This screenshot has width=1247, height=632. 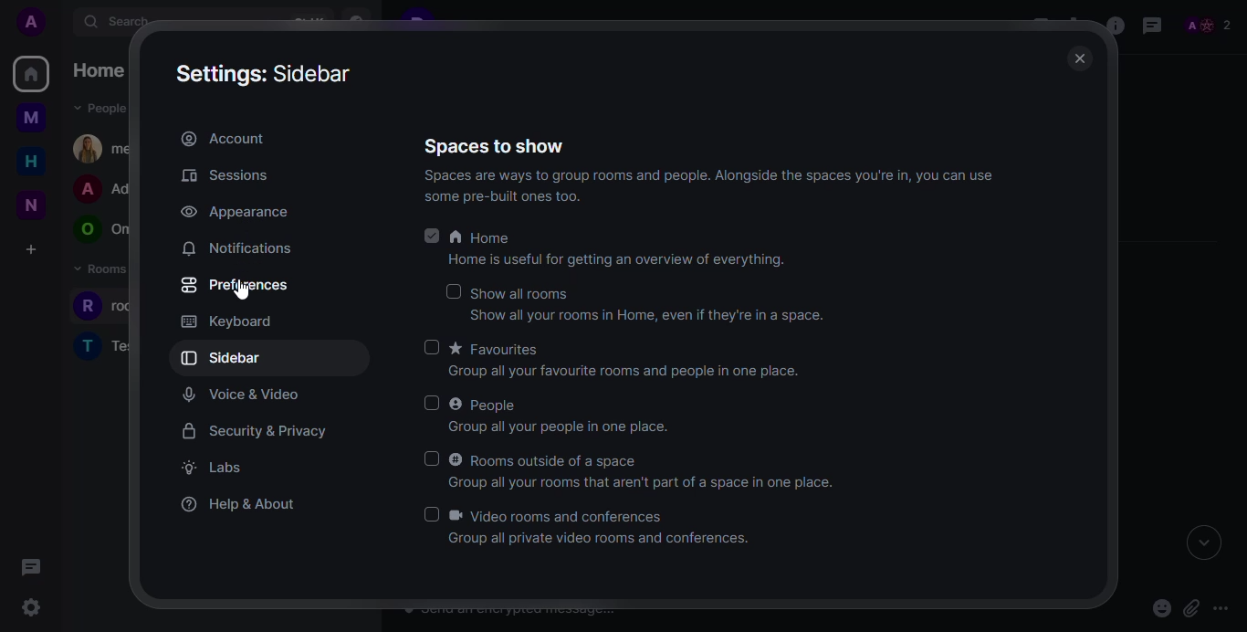 I want to click on security, so click(x=255, y=431).